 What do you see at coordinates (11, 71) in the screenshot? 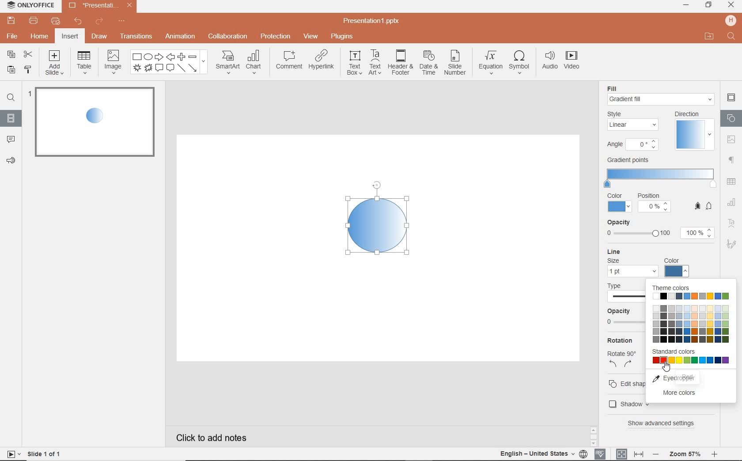
I see `paste` at bounding box center [11, 71].